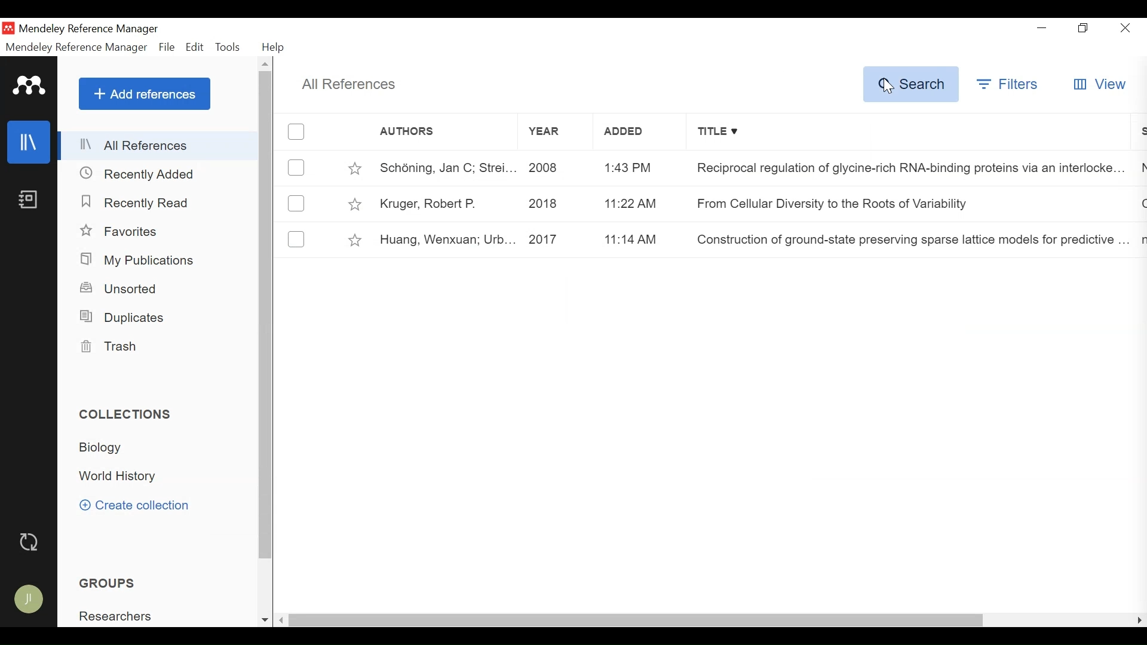 This screenshot has width=1147, height=645. What do you see at coordinates (296, 237) in the screenshot?
I see `(un)select` at bounding box center [296, 237].